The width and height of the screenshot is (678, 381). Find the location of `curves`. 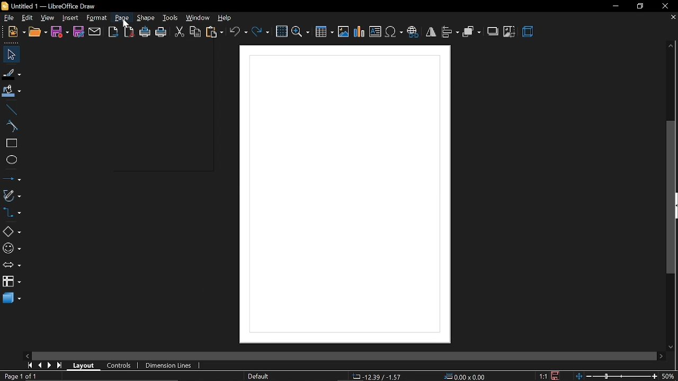

curves is located at coordinates (12, 128).